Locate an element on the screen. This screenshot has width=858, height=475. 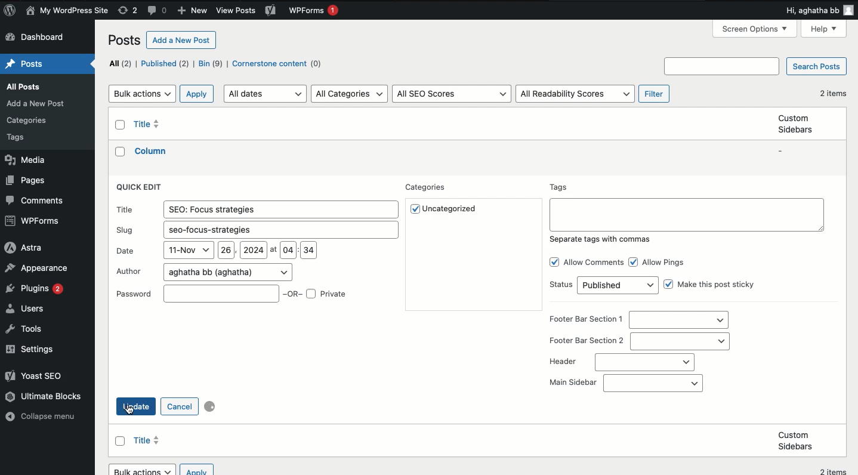
Slug is located at coordinates (279, 229).